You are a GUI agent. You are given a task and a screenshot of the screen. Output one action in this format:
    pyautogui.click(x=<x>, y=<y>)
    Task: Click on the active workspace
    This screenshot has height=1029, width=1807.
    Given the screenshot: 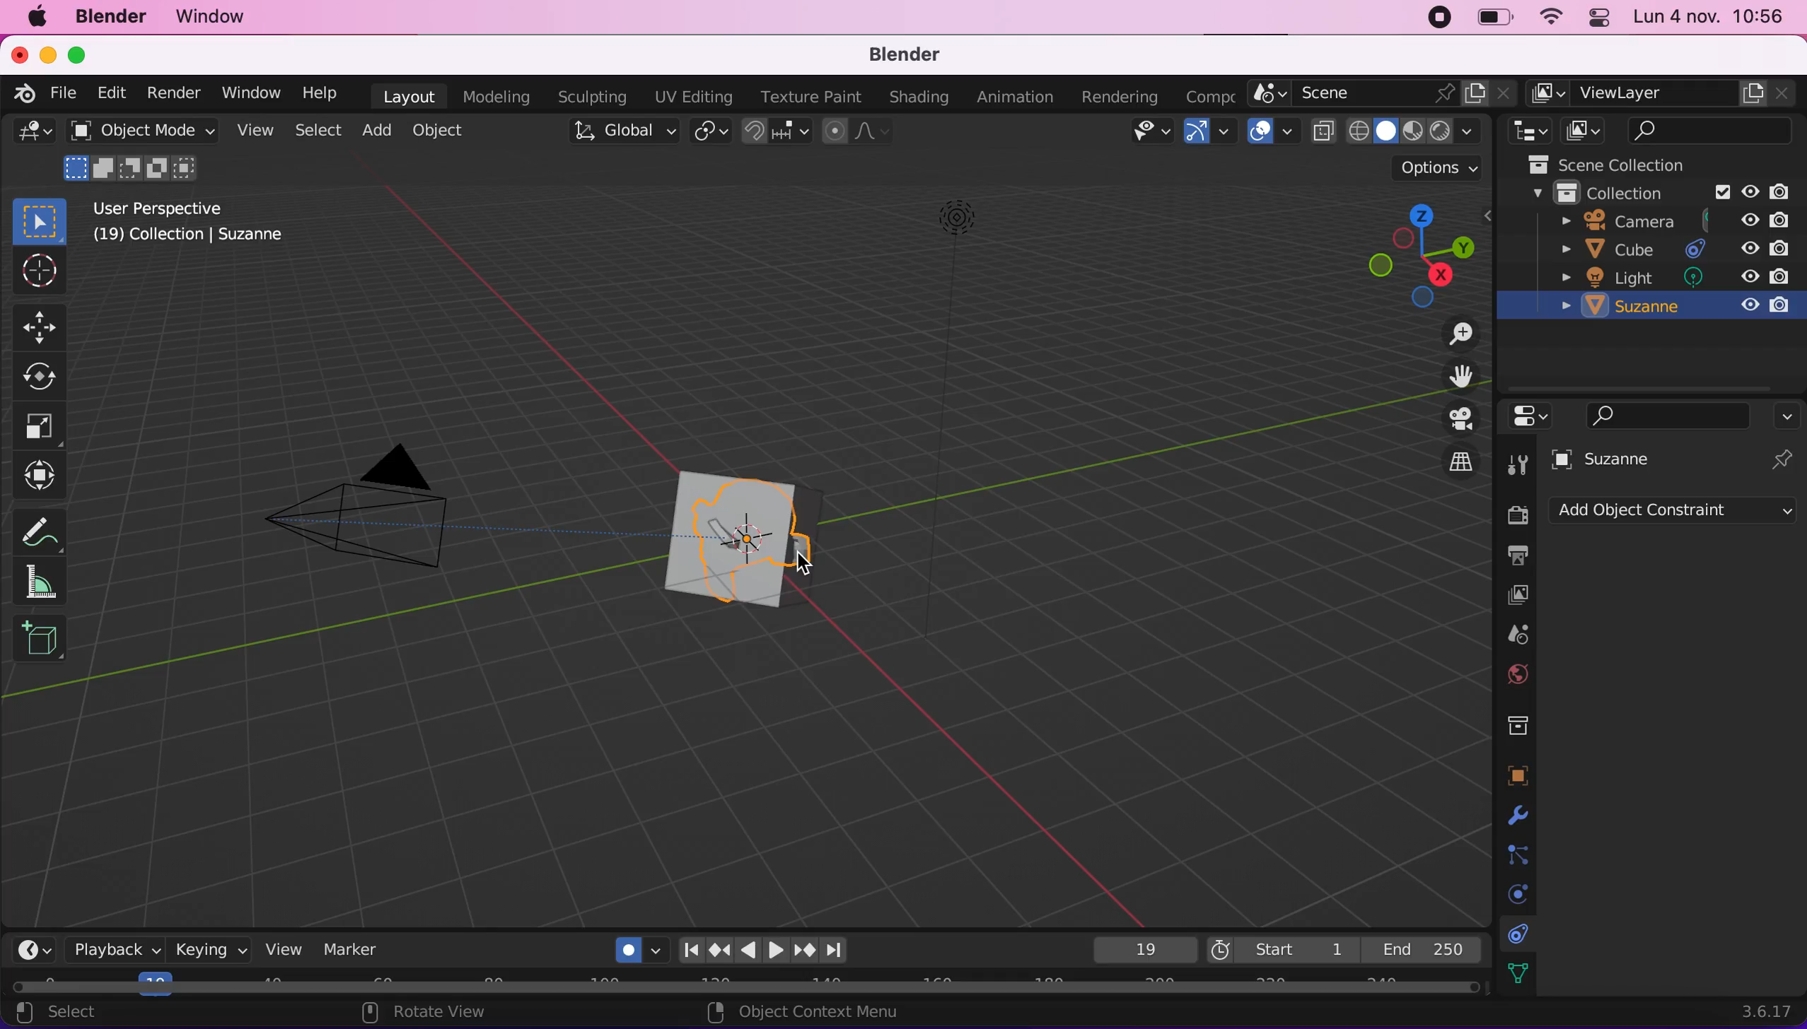 What is the action you would take?
    pyautogui.click(x=1545, y=93)
    